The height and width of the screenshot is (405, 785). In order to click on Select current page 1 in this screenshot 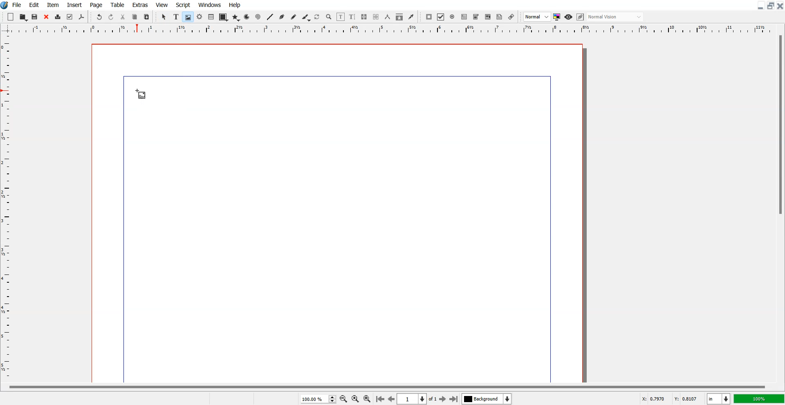, I will do `click(418, 399)`.